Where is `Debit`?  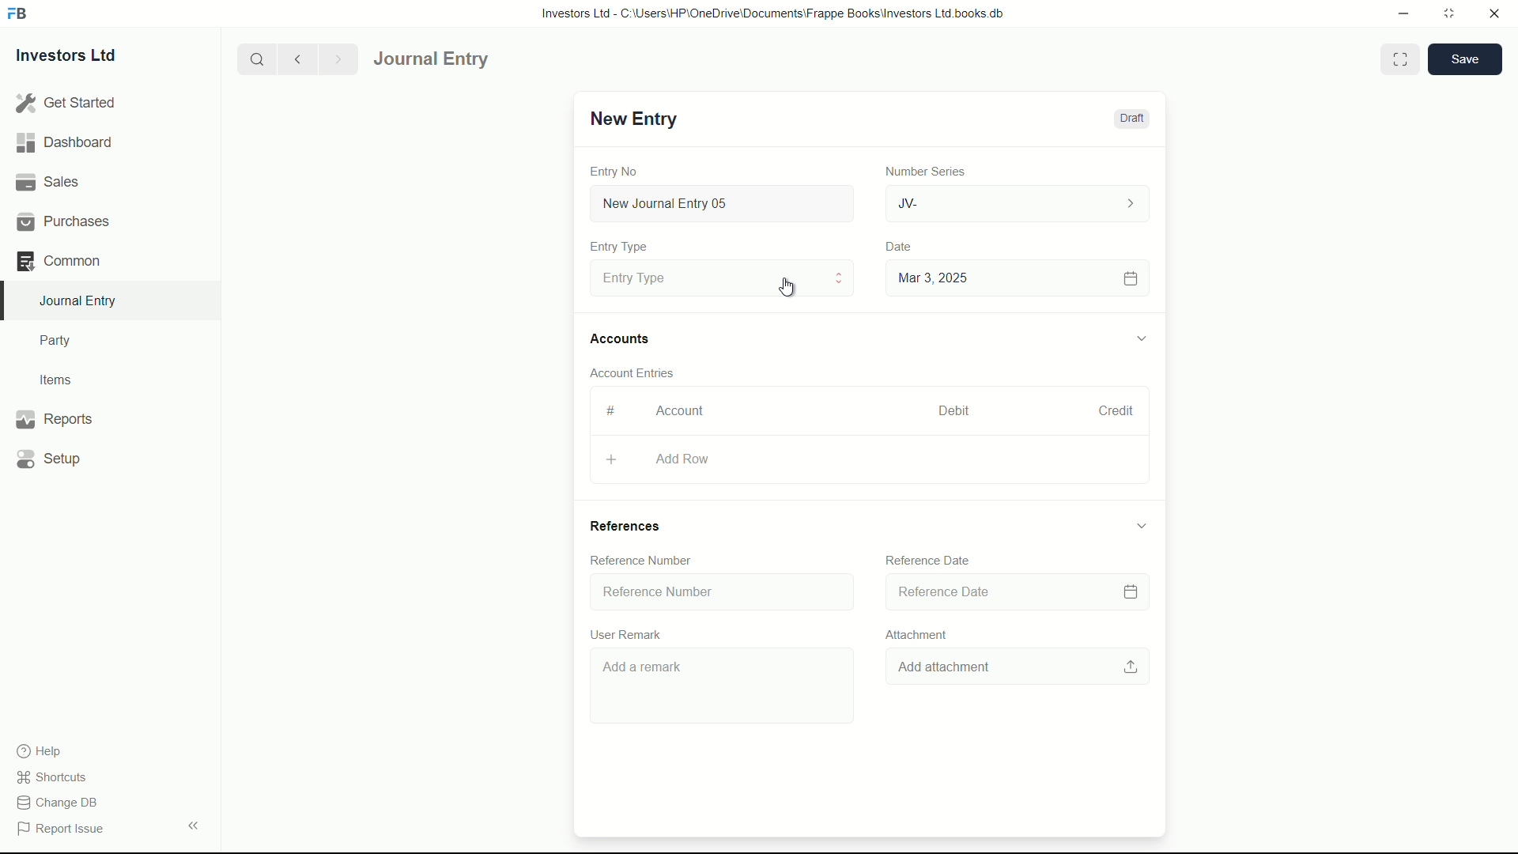 Debit is located at coordinates (947, 411).